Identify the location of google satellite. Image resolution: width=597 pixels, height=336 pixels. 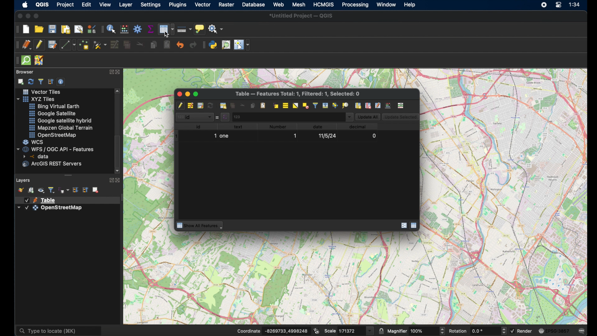
(53, 114).